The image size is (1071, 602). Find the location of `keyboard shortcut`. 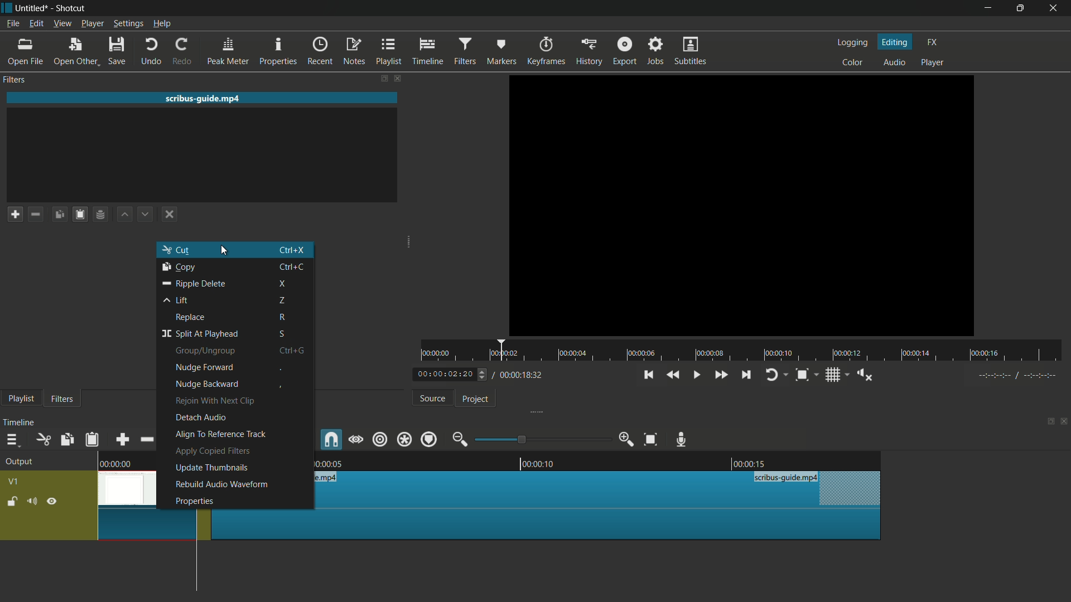

keyboard shortcut is located at coordinates (283, 300).